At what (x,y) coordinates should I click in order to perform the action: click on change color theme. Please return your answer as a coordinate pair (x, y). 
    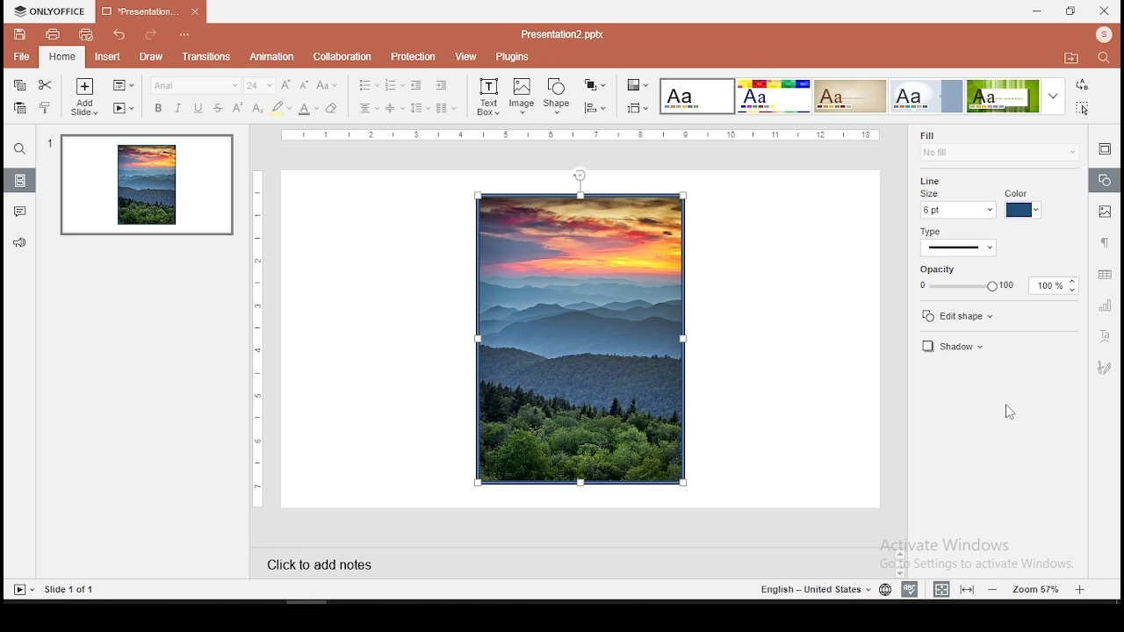
    Looking at the image, I should click on (638, 84).